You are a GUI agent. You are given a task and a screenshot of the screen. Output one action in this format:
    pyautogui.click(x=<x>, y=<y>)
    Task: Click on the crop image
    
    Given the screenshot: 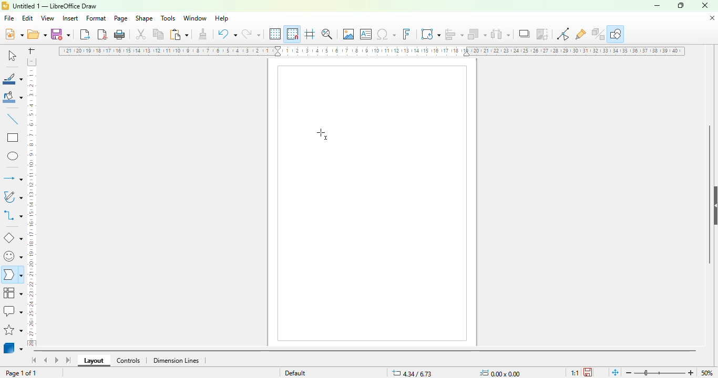 What is the action you would take?
    pyautogui.click(x=542, y=34)
    